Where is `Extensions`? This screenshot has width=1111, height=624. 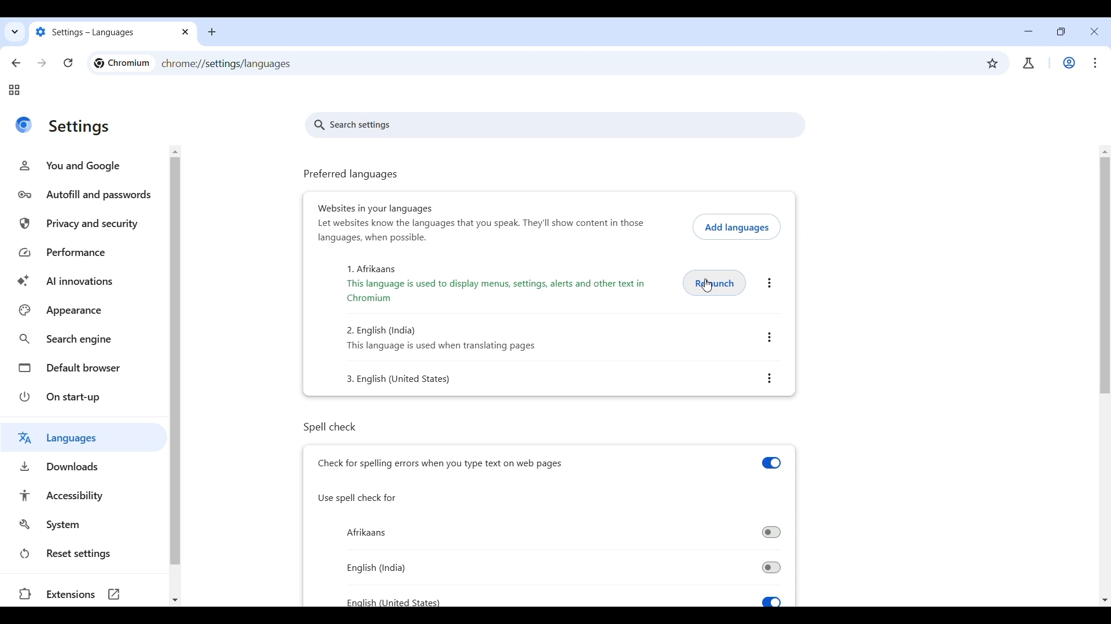
Extensions is located at coordinates (82, 595).